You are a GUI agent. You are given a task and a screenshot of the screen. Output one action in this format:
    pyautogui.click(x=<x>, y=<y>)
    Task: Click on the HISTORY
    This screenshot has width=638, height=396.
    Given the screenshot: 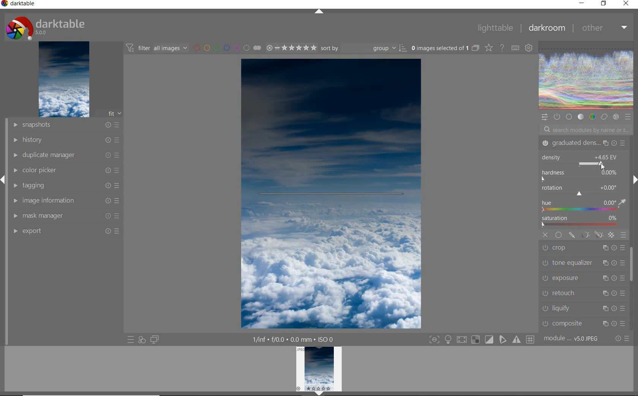 What is the action you would take?
    pyautogui.click(x=65, y=139)
    